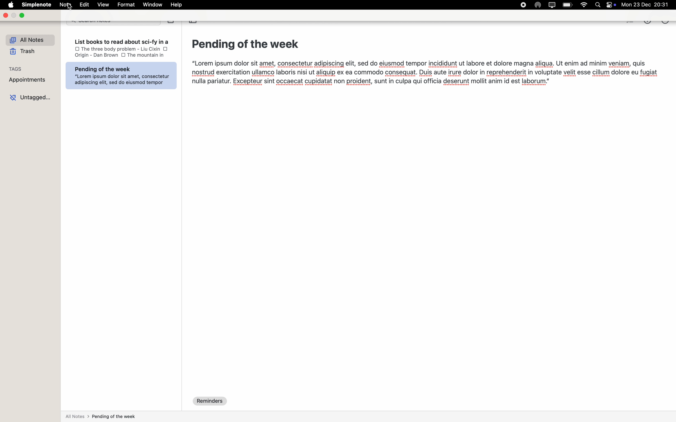 The width and height of the screenshot is (676, 422). What do you see at coordinates (597, 5) in the screenshot?
I see `Spotlight search` at bounding box center [597, 5].